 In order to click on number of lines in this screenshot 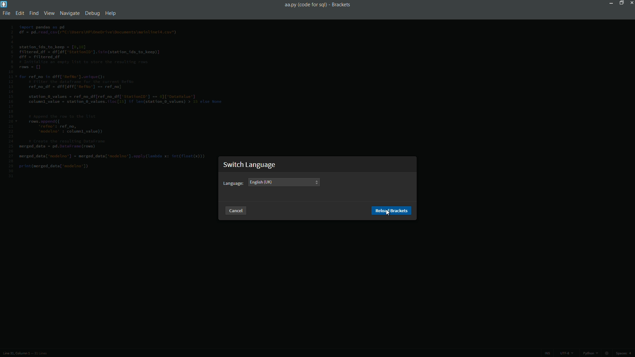, I will do `click(41, 354)`.